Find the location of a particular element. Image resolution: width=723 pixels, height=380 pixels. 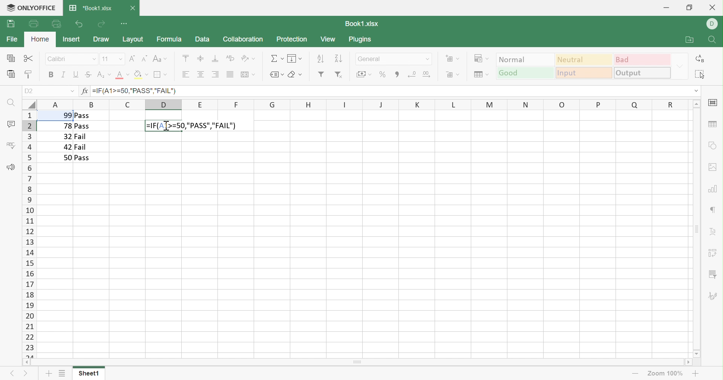

Formula is located at coordinates (168, 39).